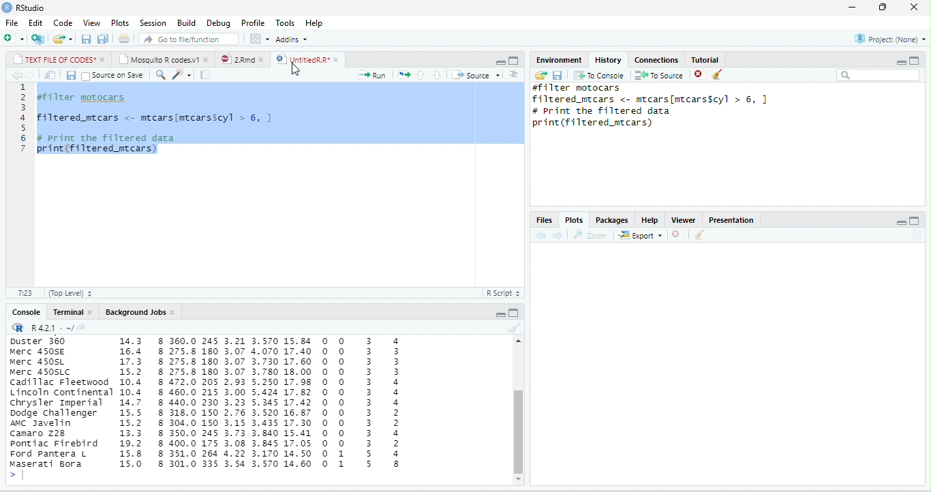 The image size is (931, 492). Describe the element at coordinates (662, 108) in the screenshot. I see `# filter motocars filtered_mtcars <- mtcars[mtcarsscyl > 6, 1# print the filtered dataprint(filtered_mtcars)` at that location.